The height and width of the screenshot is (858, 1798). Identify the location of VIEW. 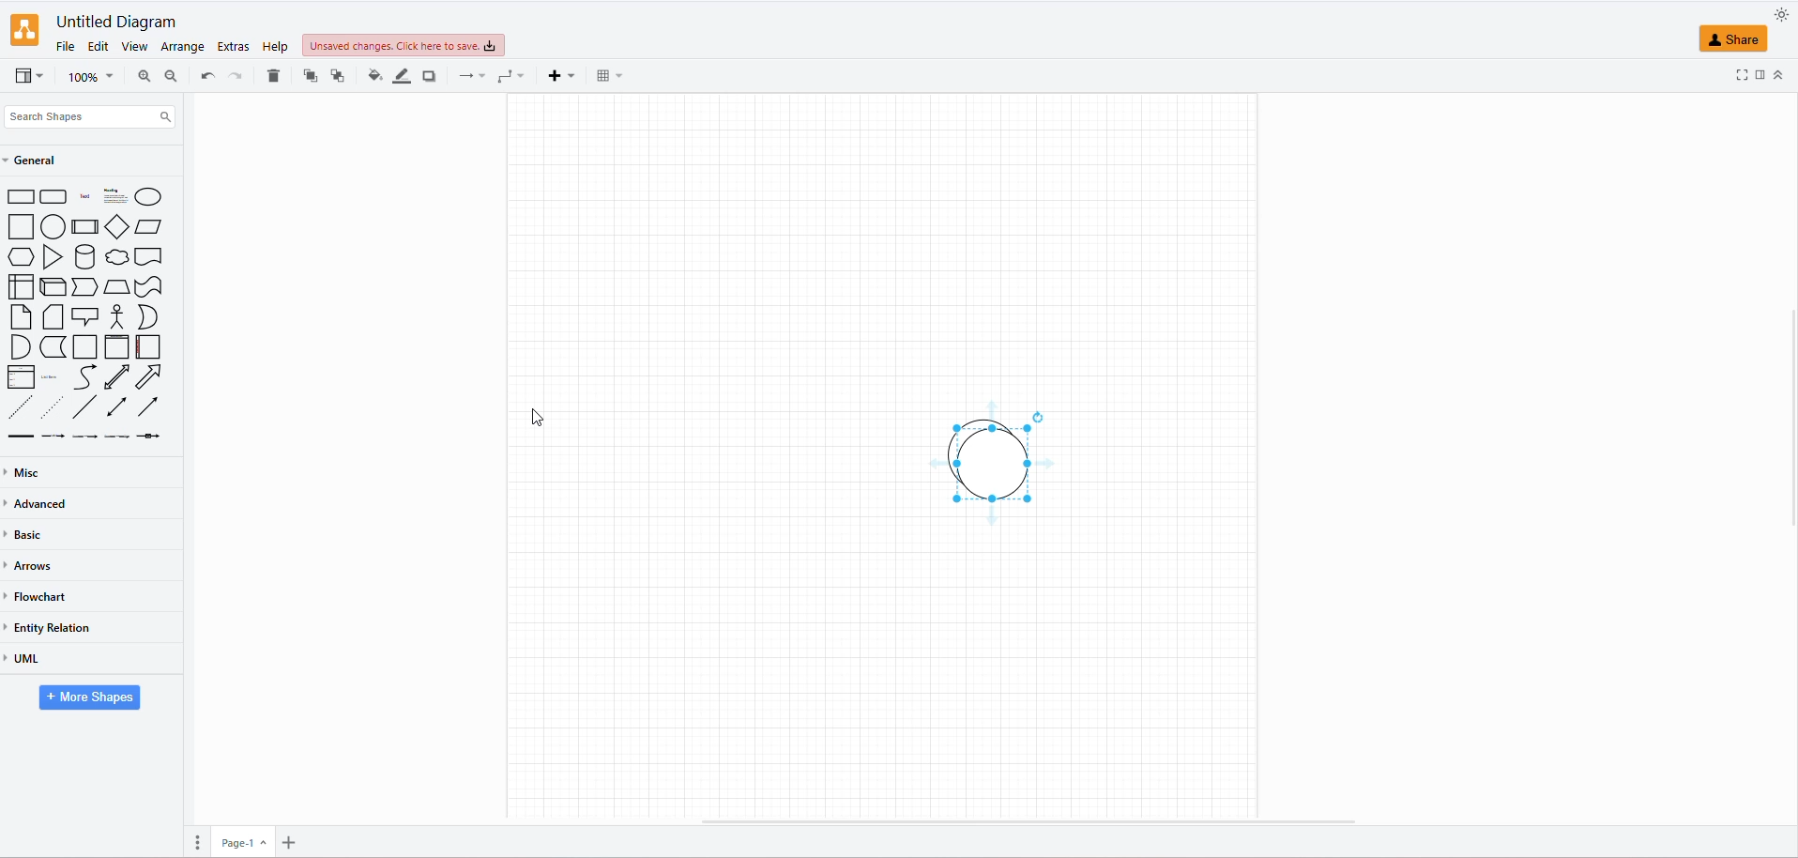
(130, 48).